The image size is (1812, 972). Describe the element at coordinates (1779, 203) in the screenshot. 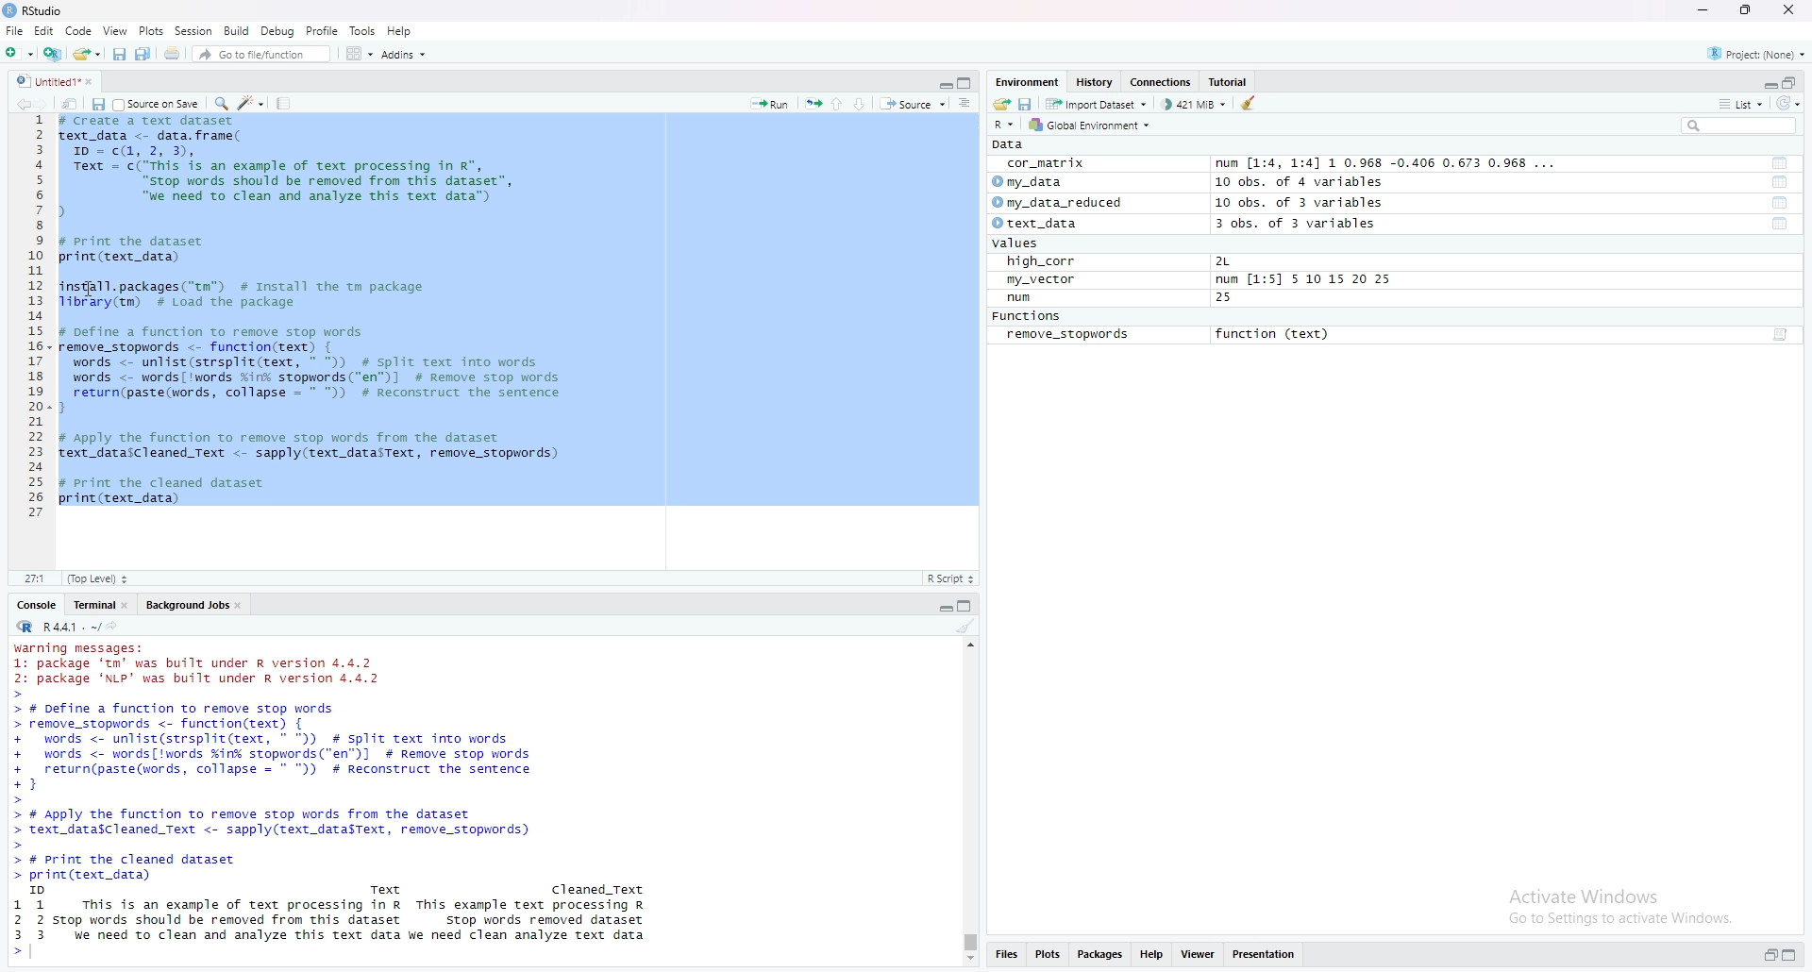

I see `functions ` at that location.